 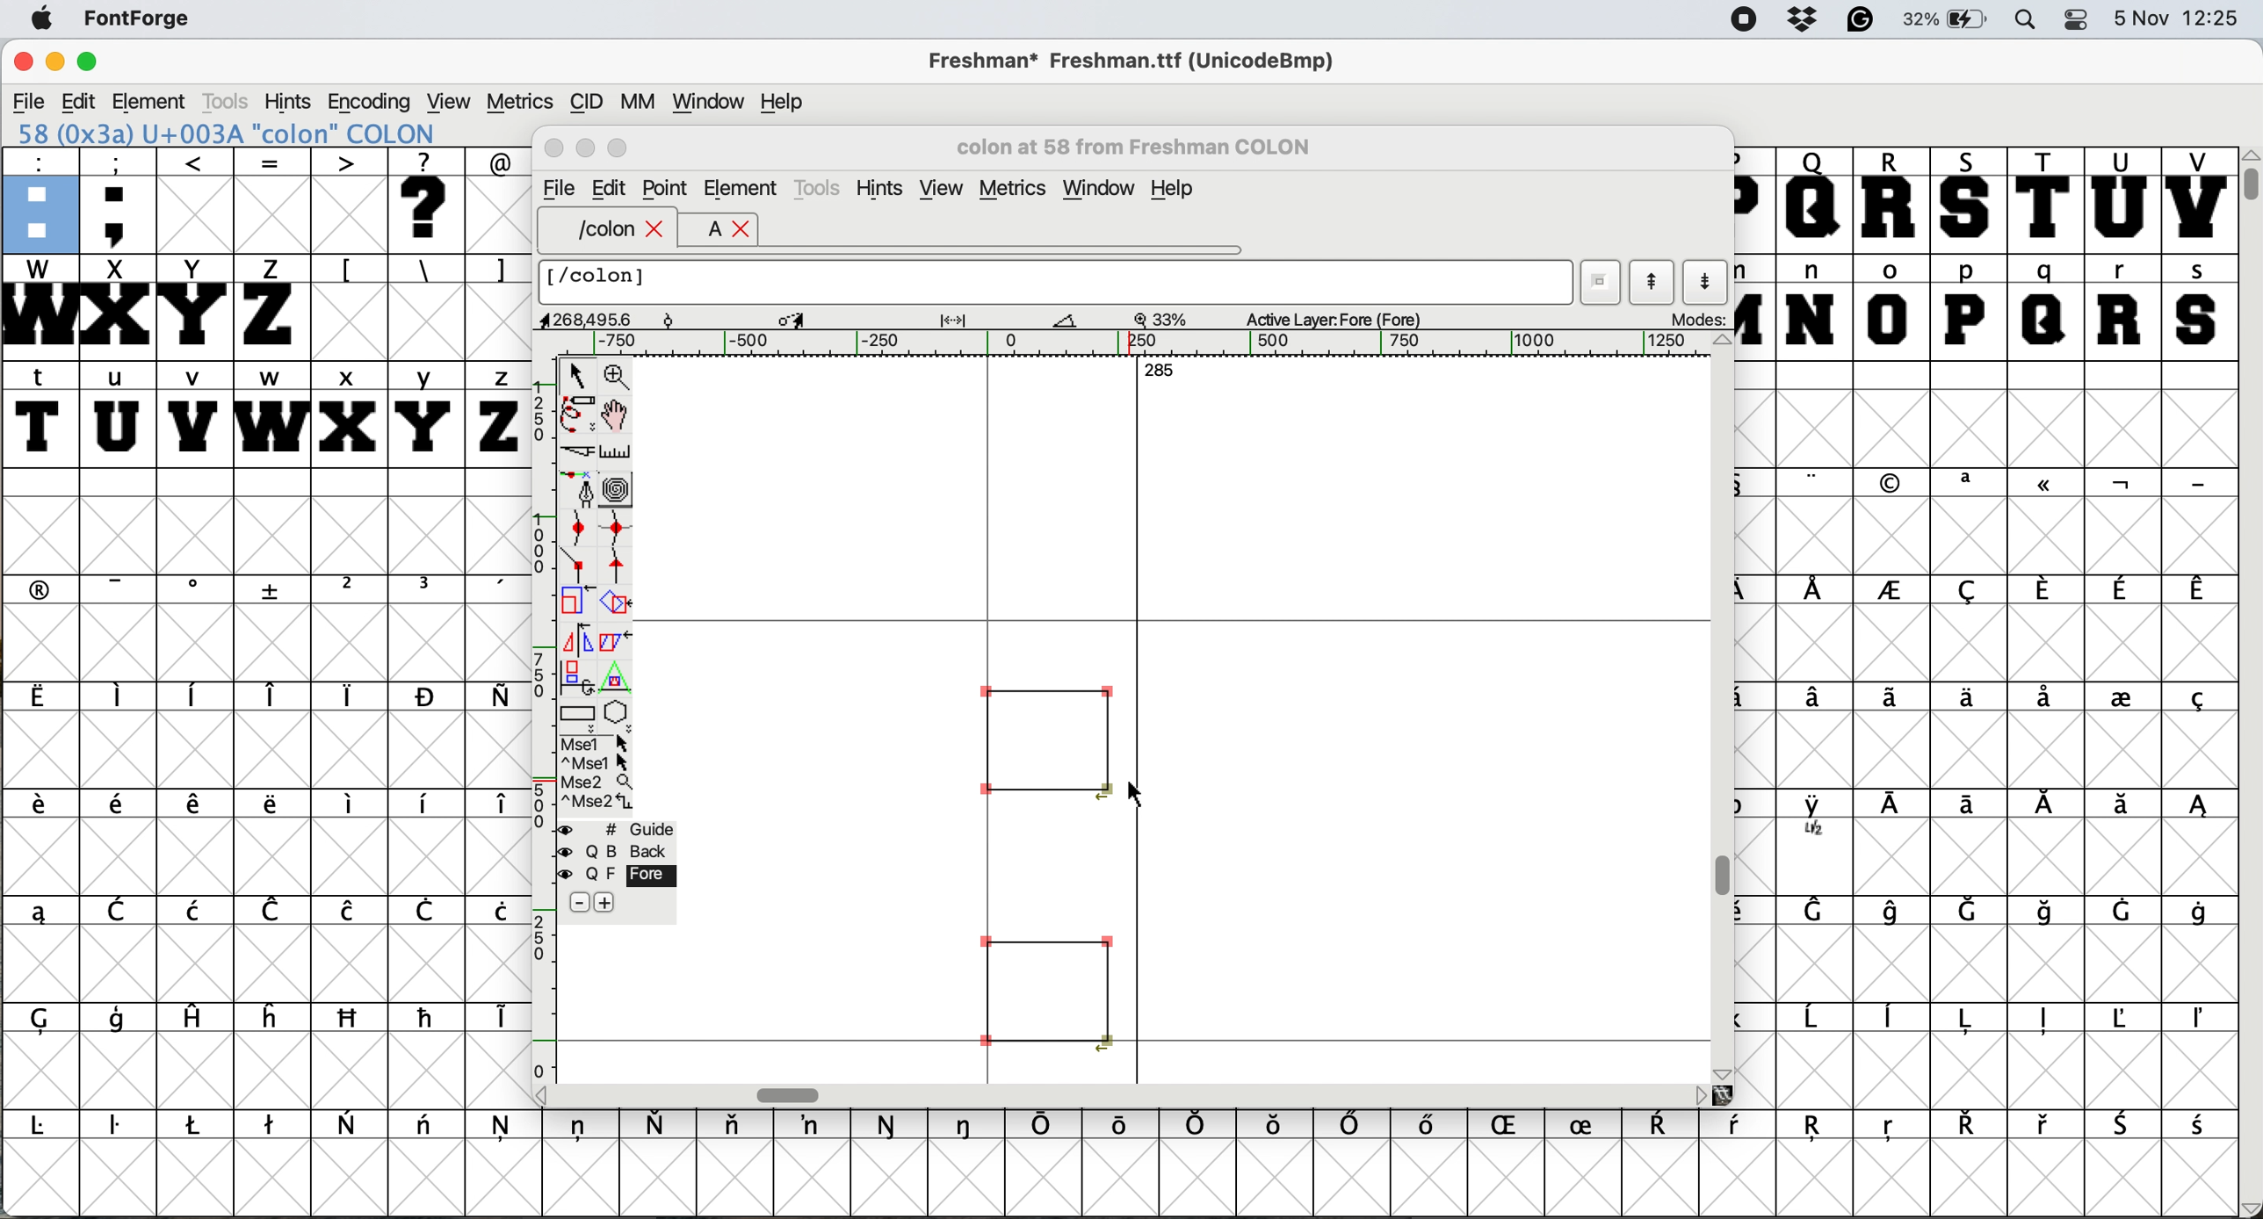 I want to click on symbol, so click(x=737, y=1129).